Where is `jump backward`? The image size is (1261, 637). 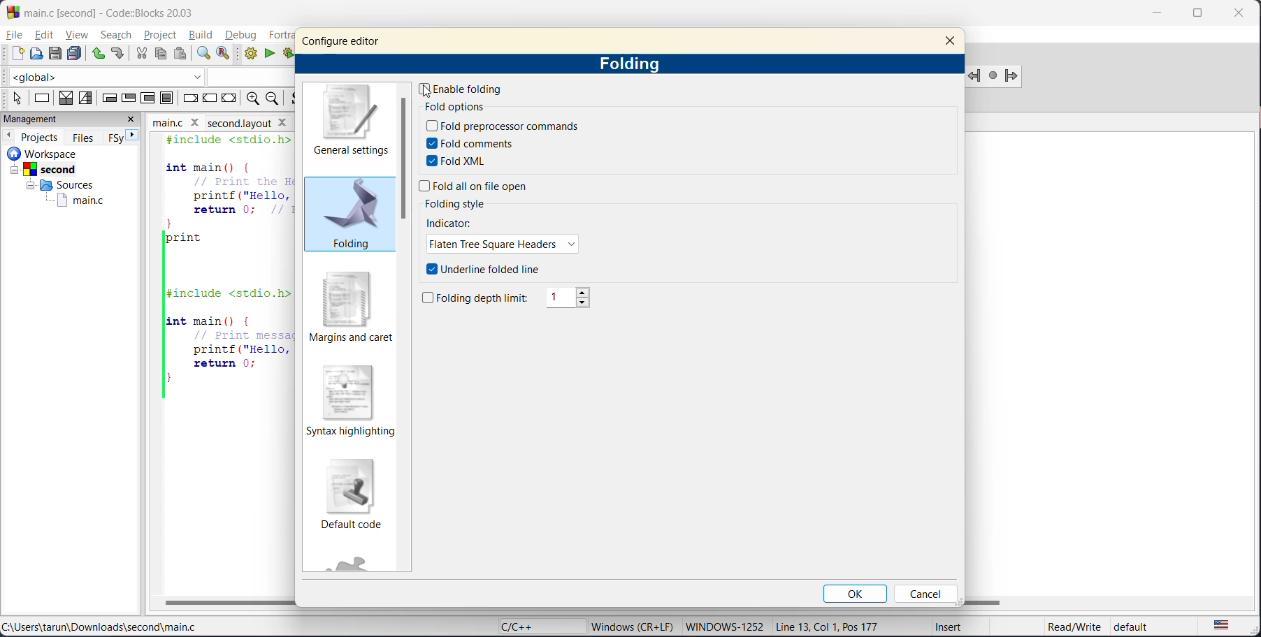
jump backward is located at coordinates (976, 75).